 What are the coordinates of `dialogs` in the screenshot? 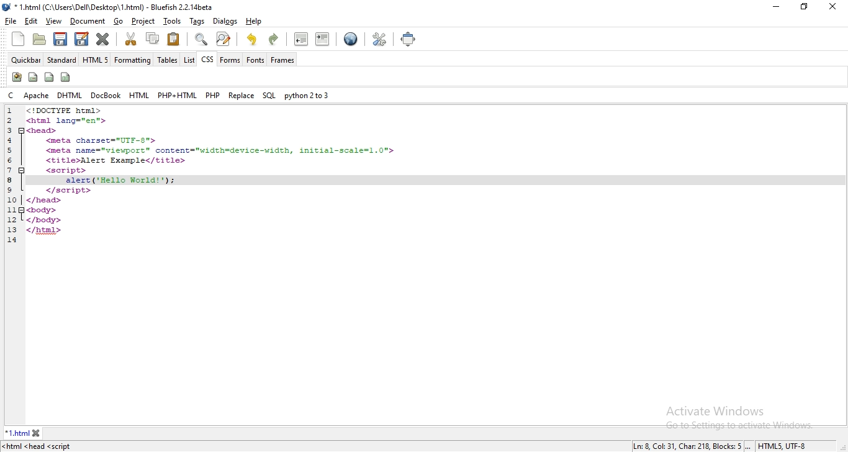 It's located at (224, 21).